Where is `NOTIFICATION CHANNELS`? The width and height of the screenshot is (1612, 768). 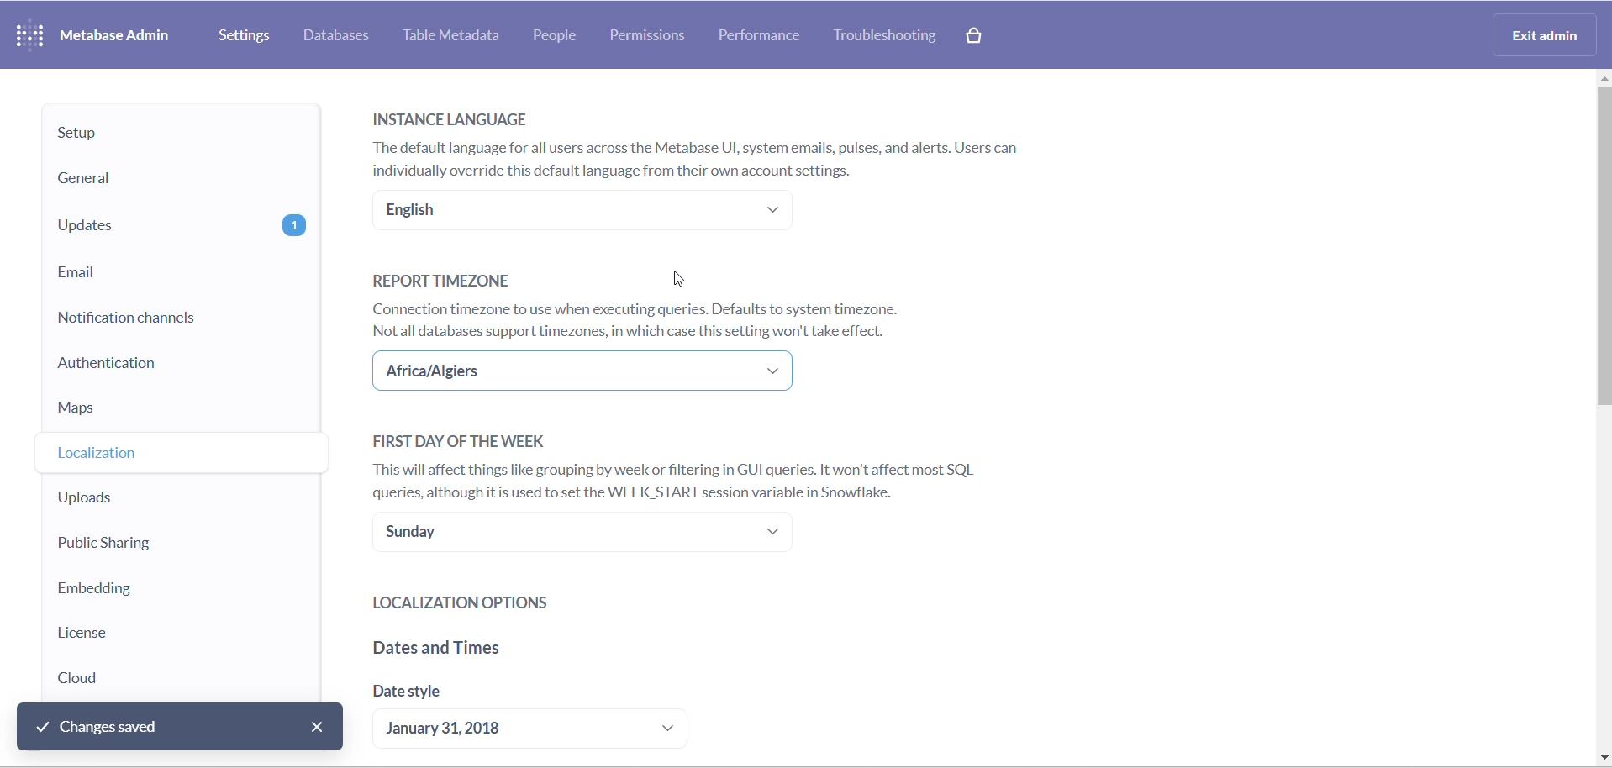
NOTIFICATION CHANNELS is located at coordinates (178, 318).